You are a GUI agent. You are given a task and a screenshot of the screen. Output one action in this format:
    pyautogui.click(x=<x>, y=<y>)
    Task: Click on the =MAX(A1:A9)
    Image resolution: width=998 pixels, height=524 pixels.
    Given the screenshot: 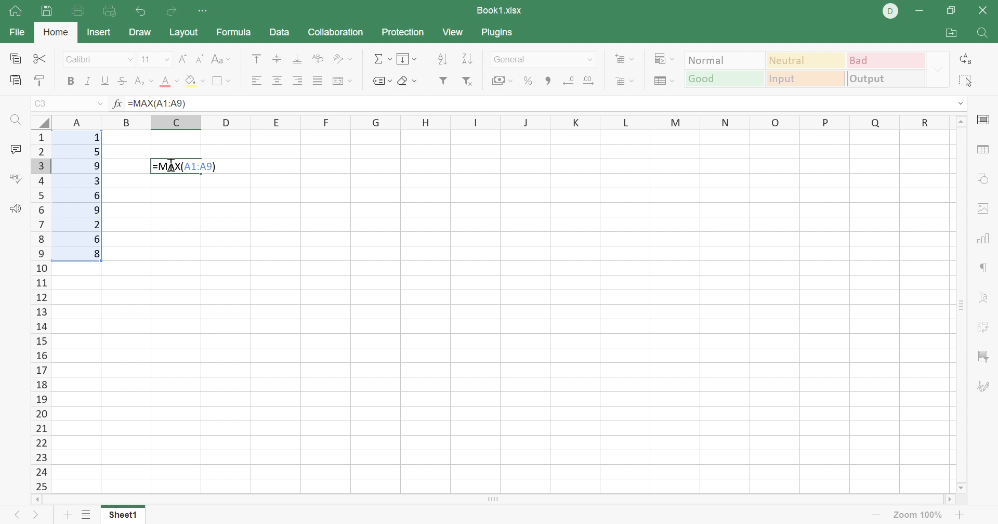 What is the action you would take?
    pyautogui.click(x=186, y=166)
    